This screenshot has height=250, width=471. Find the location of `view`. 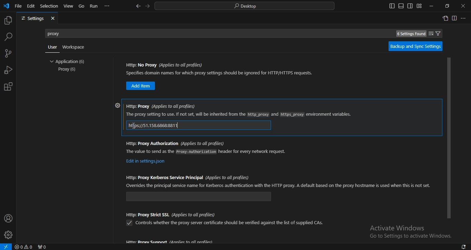

view is located at coordinates (68, 6).